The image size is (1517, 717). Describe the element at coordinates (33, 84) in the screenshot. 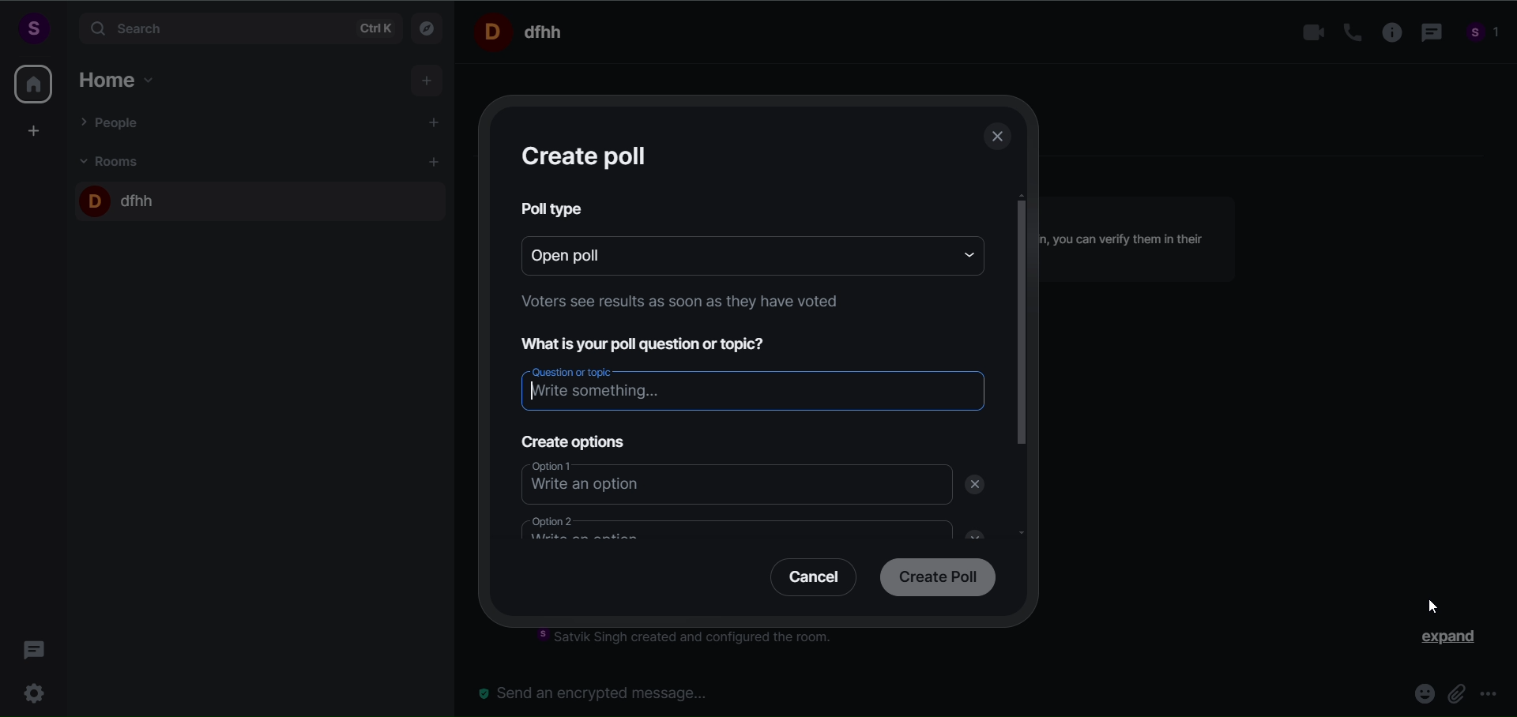

I see `home` at that location.